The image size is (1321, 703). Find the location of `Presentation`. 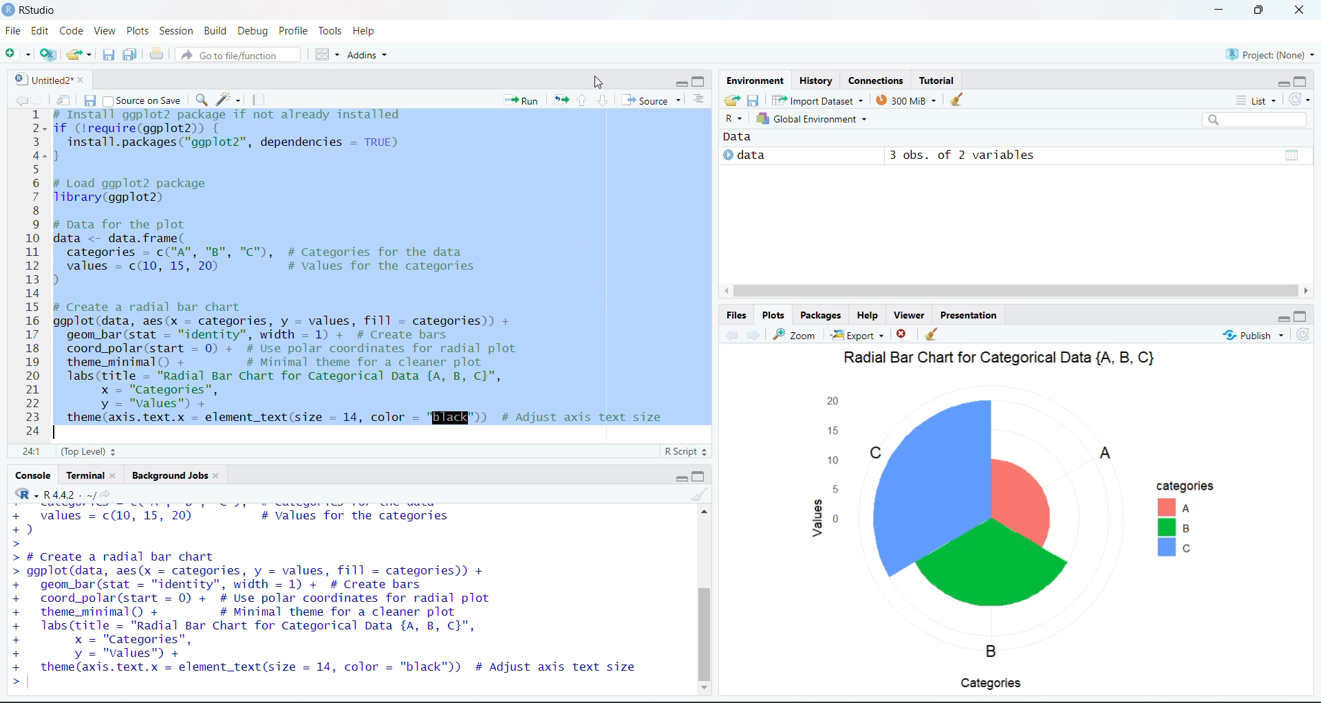

Presentation is located at coordinates (971, 316).